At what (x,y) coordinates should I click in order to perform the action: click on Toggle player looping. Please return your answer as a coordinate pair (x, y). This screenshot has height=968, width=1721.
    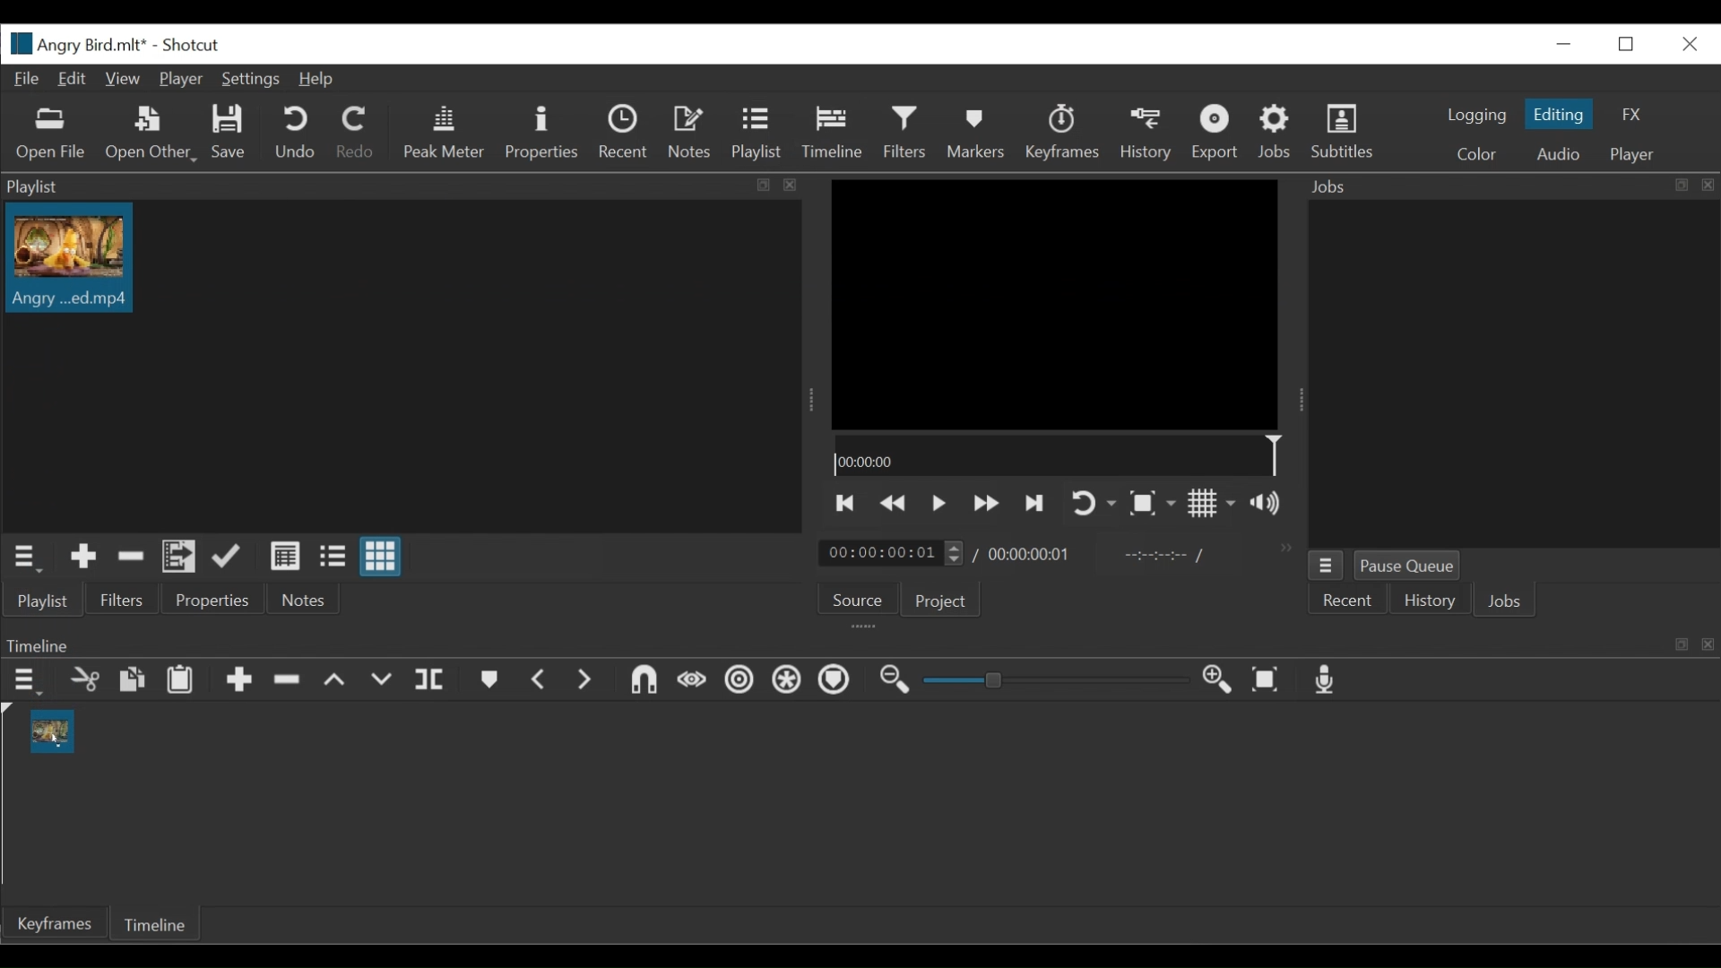
    Looking at the image, I should click on (1094, 503).